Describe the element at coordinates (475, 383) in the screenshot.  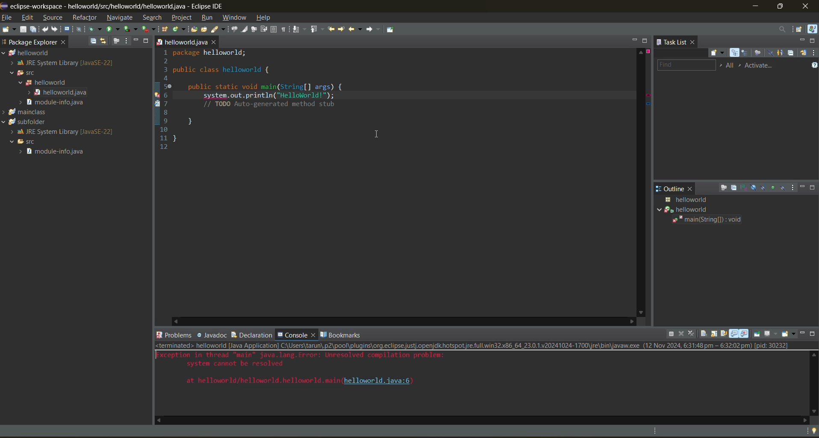
I see `code- <terminated> helloworld [Java Application] C:\Users\tarun\.p2\pool\plugins\org.eclipse,justj.openjdk.hotspot,re.full.win32.x86_64_23.0.1.v20241024-1700\jre\bin\javaw.exe (12 Nov 2024, 6:31:48pm — 6:32:02 pm) [pid: 30232]Xception in thread "main" java.lang.Error: Unresolved compilation problem:system cannot be resolvedat helloworld/helloworld.hellowor1d. main (helloworld. java:6)` at that location.